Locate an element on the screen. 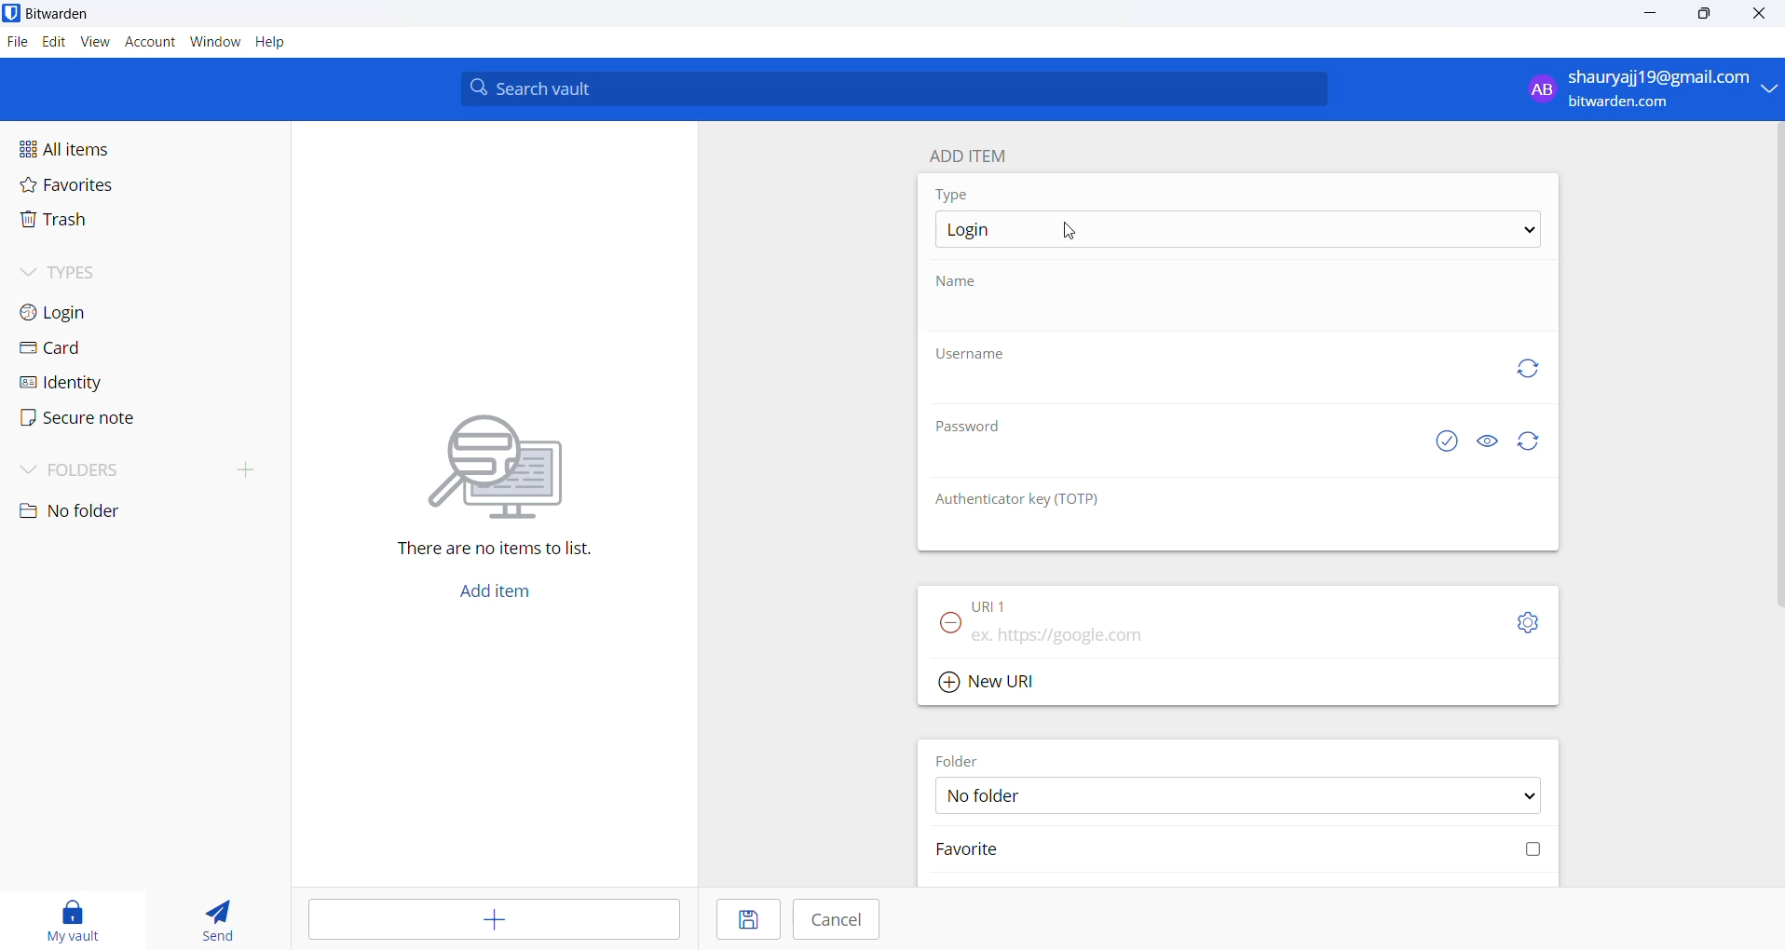 The height and width of the screenshot is (950, 1785). name heading is located at coordinates (965, 281).